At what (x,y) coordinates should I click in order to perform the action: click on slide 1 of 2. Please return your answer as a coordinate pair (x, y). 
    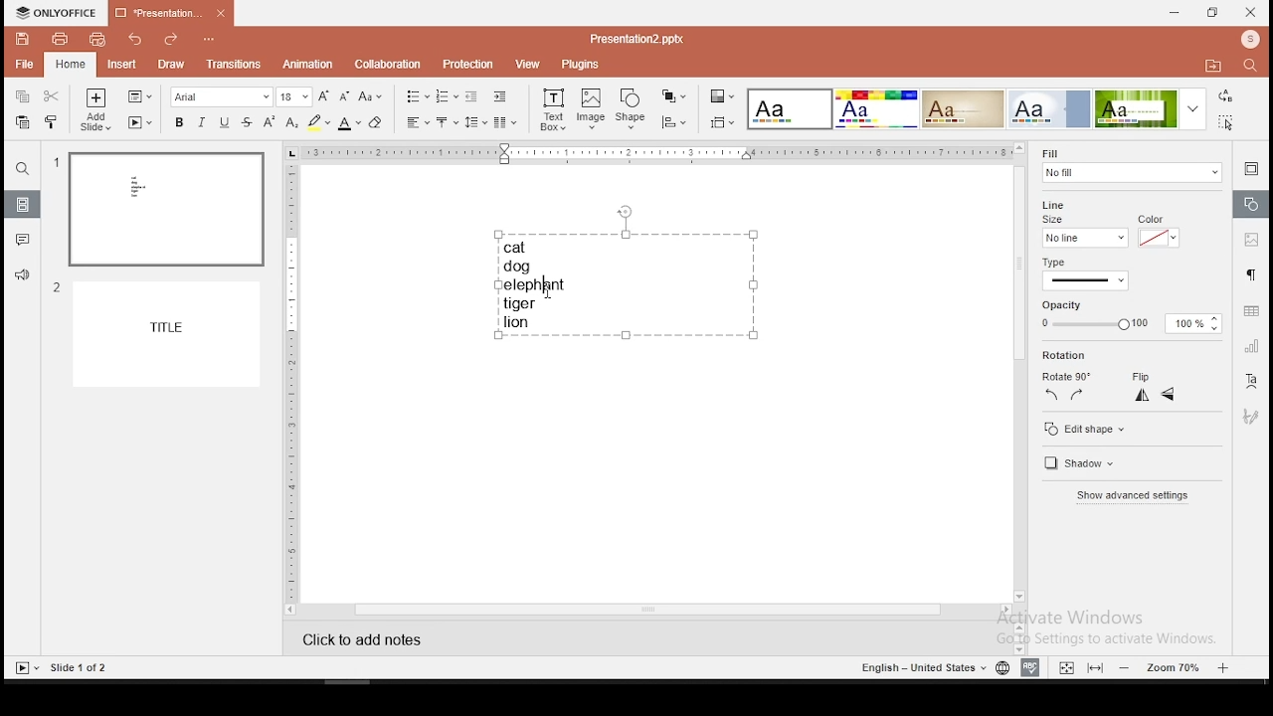
    Looking at the image, I should click on (76, 669).